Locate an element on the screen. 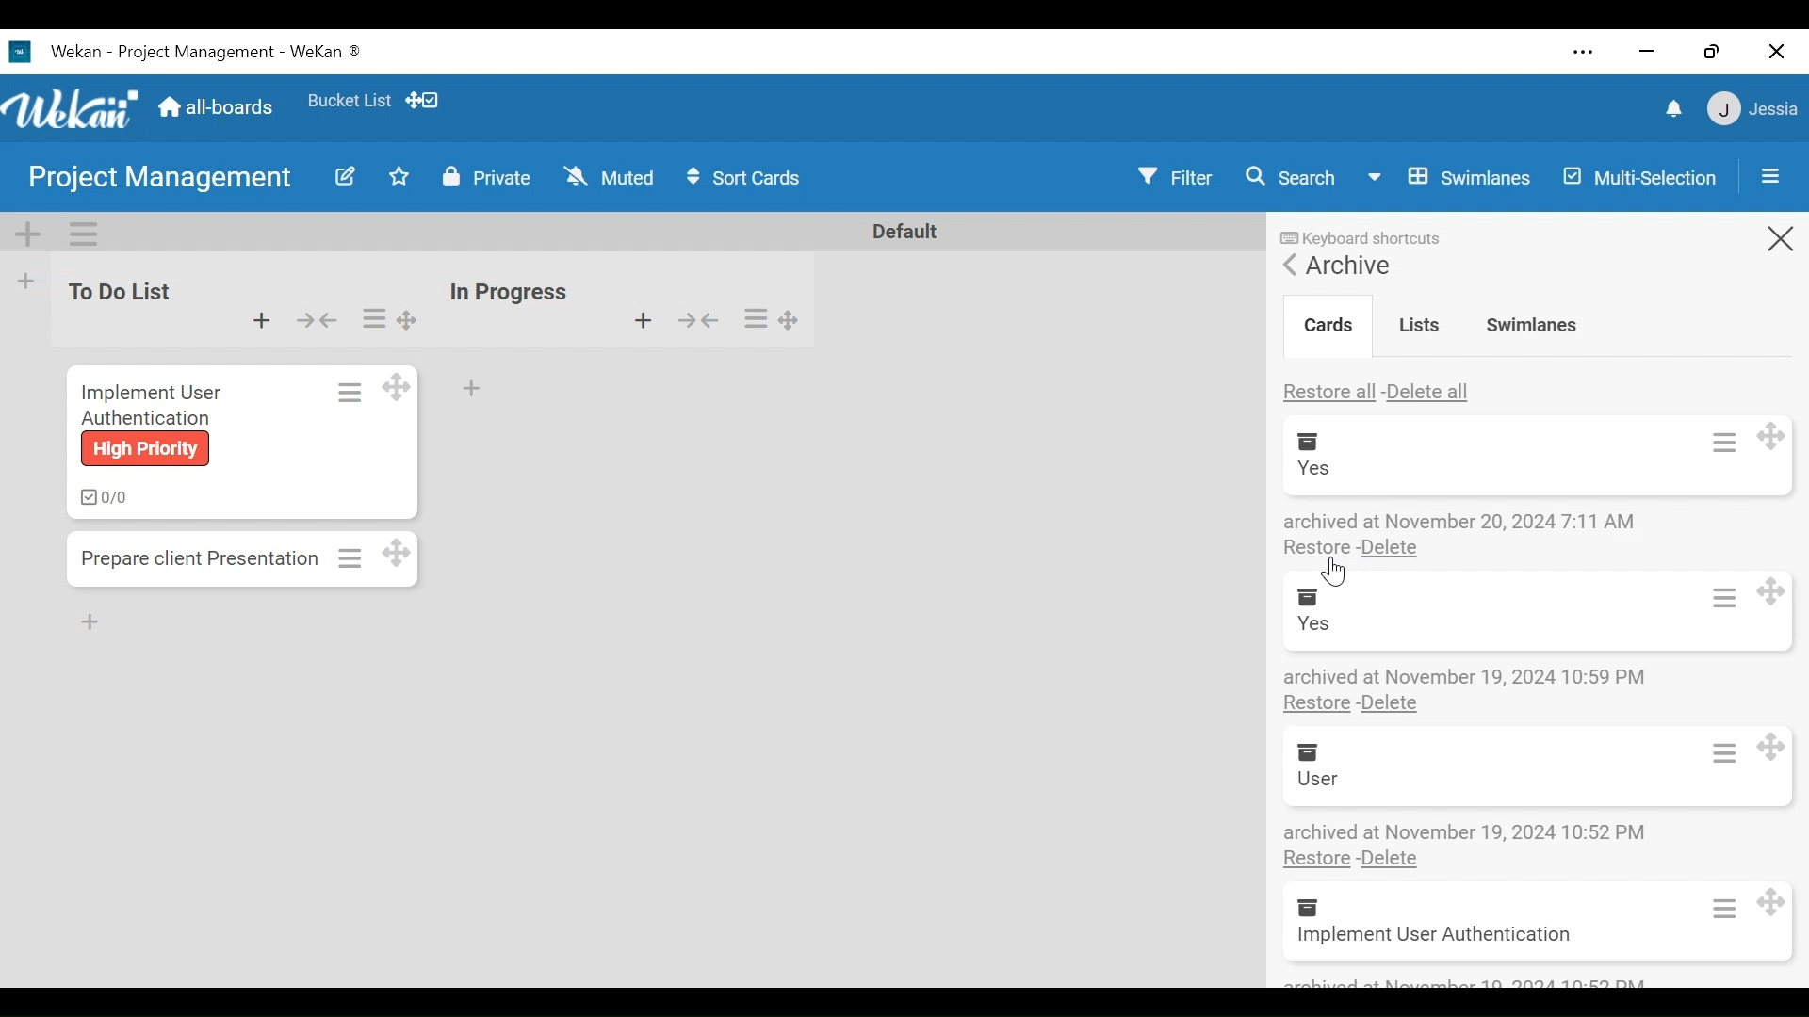 This screenshot has width=1809, height=1017. Toggle Favorite is located at coordinates (395, 178).